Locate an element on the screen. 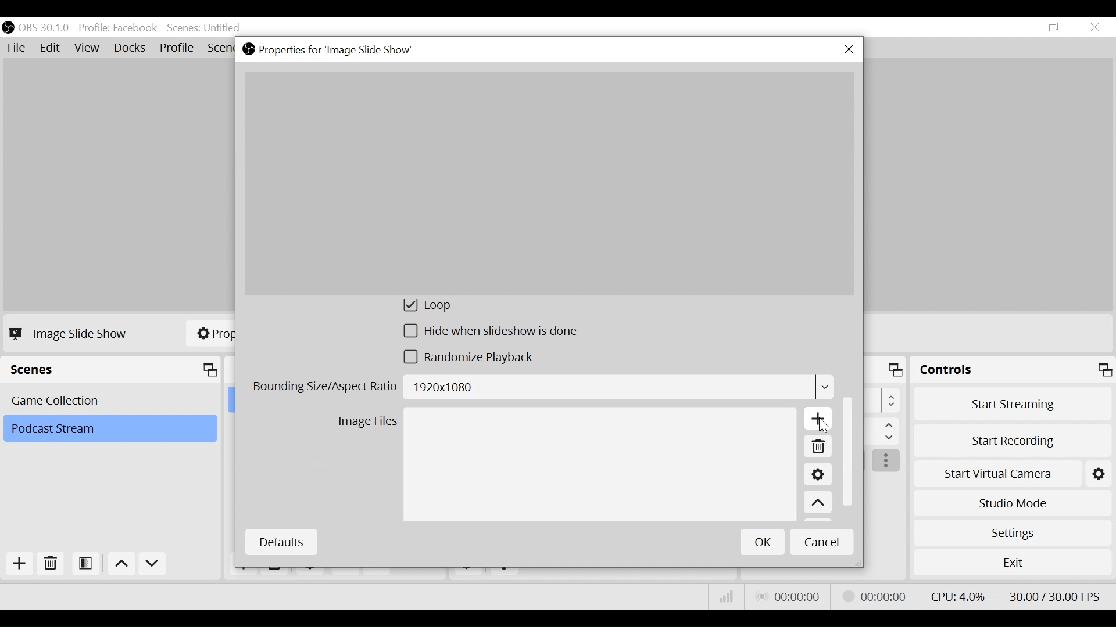 This screenshot has width=1116, height=627. Scene is located at coordinates (205, 28).